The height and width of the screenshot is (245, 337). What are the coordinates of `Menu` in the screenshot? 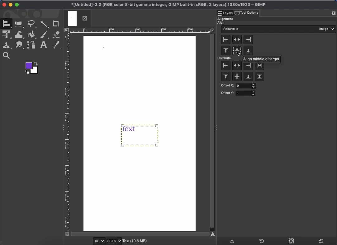 It's located at (66, 30).